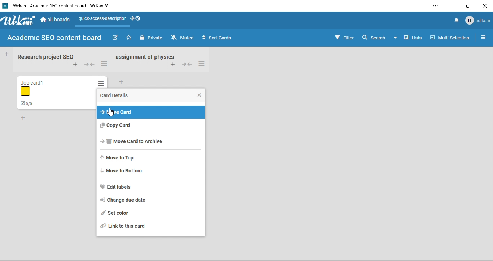 The width and height of the screenshot is (493, 261). Describe the element at coordinates (88, 64) in the screenshot. I see `collapse` at that location.